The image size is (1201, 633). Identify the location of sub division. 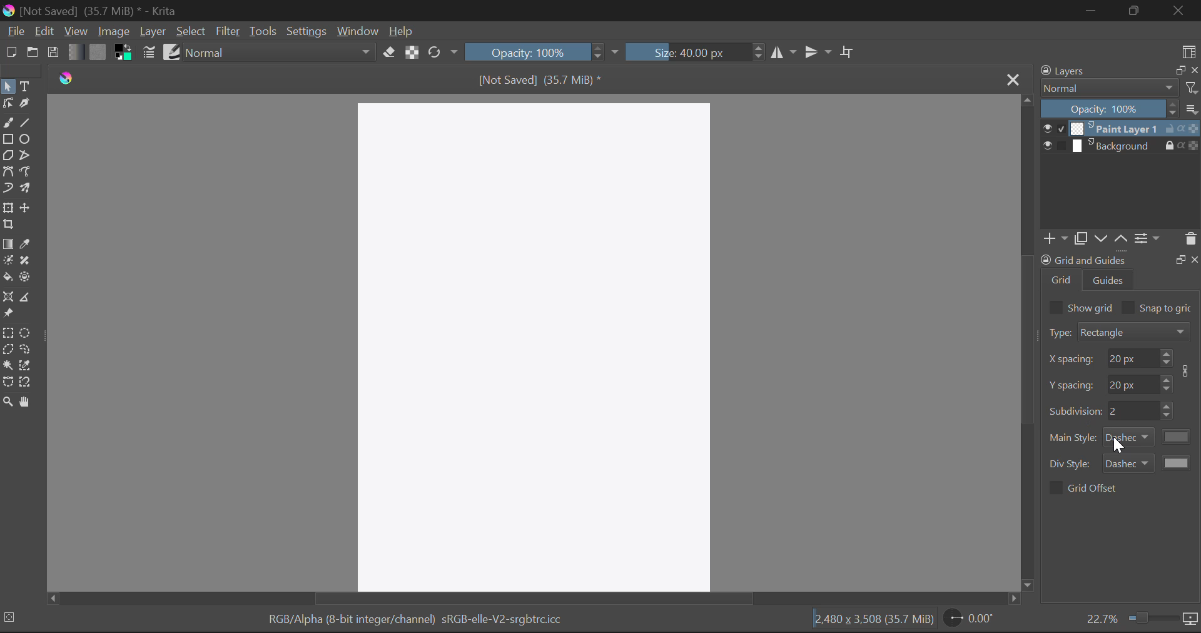
(1132, 411).